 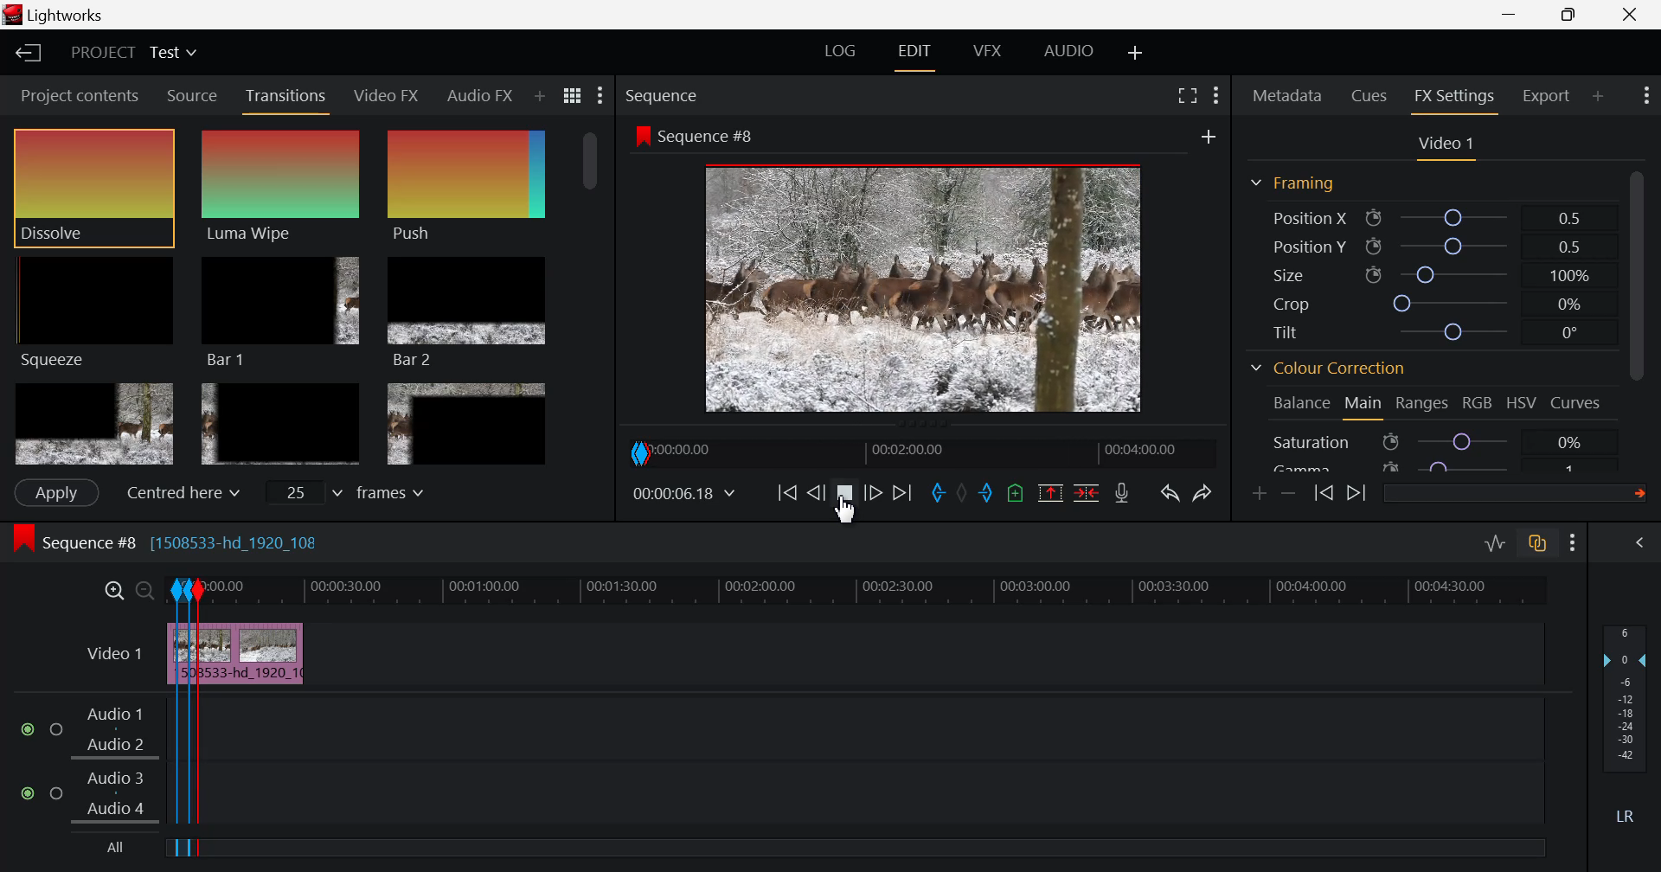 What do you see at coordinates (1538, 543) in the screenshot?
I see `Toggle auto track sync` at bounding box center [1538, 543].